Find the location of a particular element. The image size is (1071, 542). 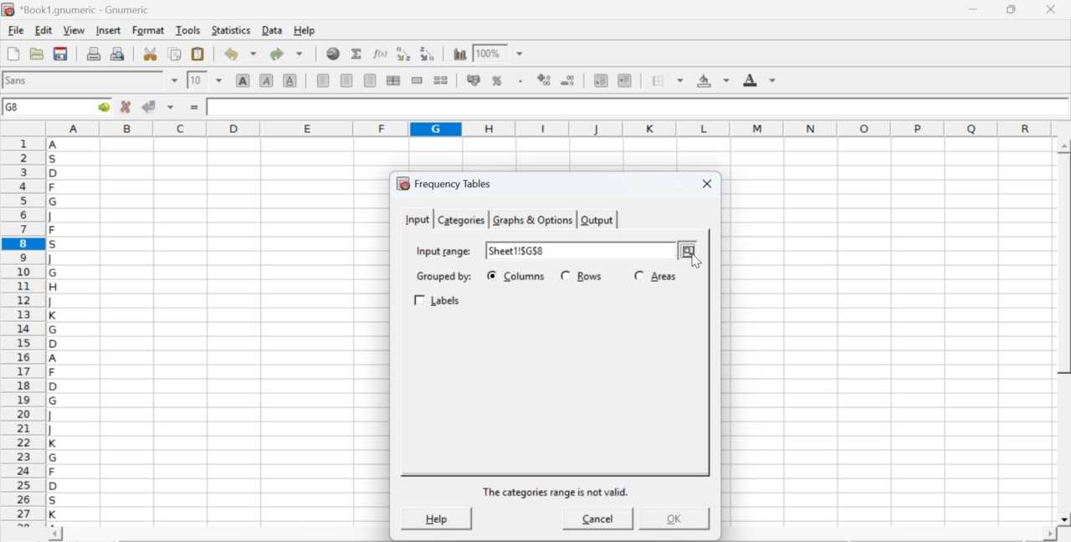

G8 is located at coordinates (14, 107).